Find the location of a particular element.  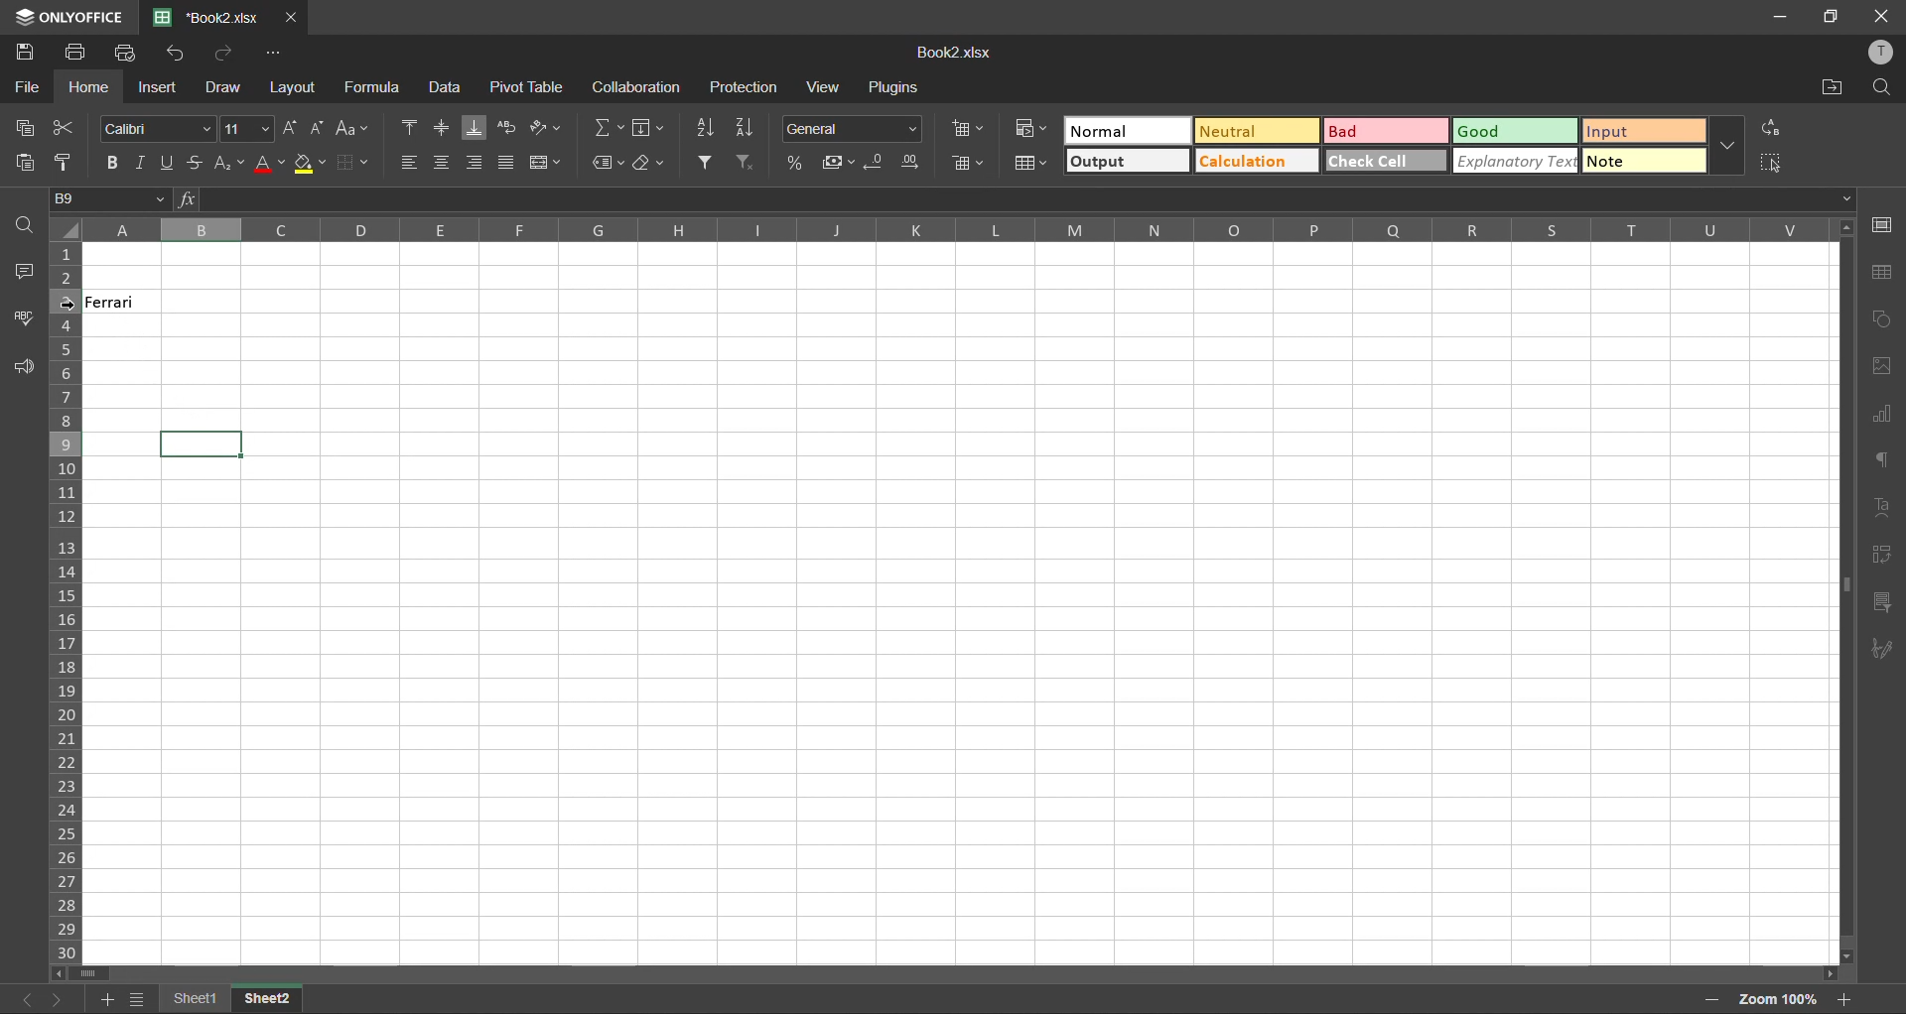

redo is located at coordinates (223, 55).